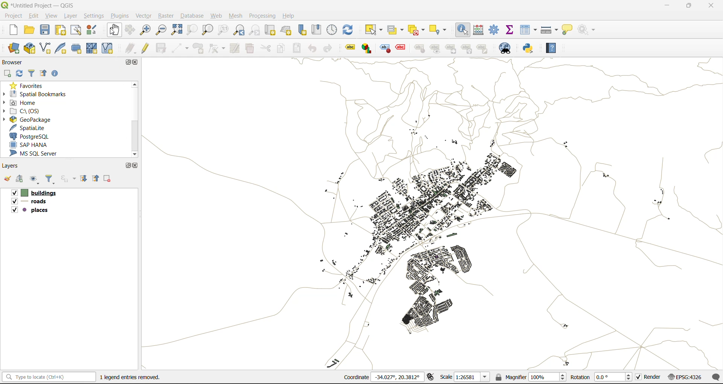 The width and height of the screenshot is (723, 384). Describe the element at coordinates (37, 153) in the screenshot. I see `ms sql server` at that location.